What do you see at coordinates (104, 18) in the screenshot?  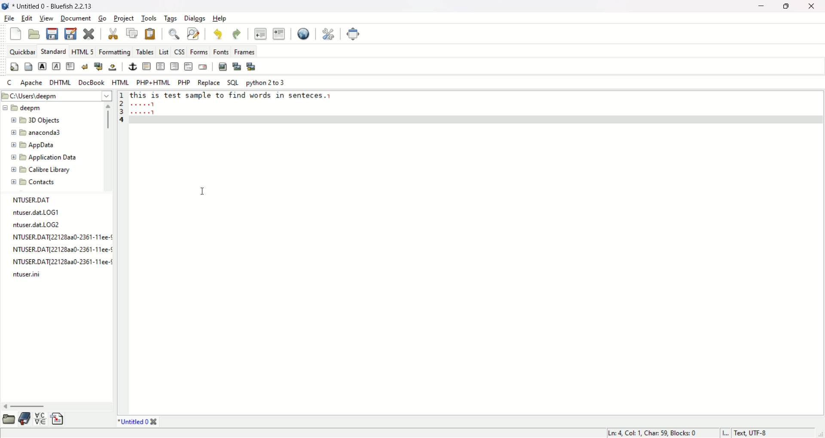 I see `go` at bounding box center [104, 18].